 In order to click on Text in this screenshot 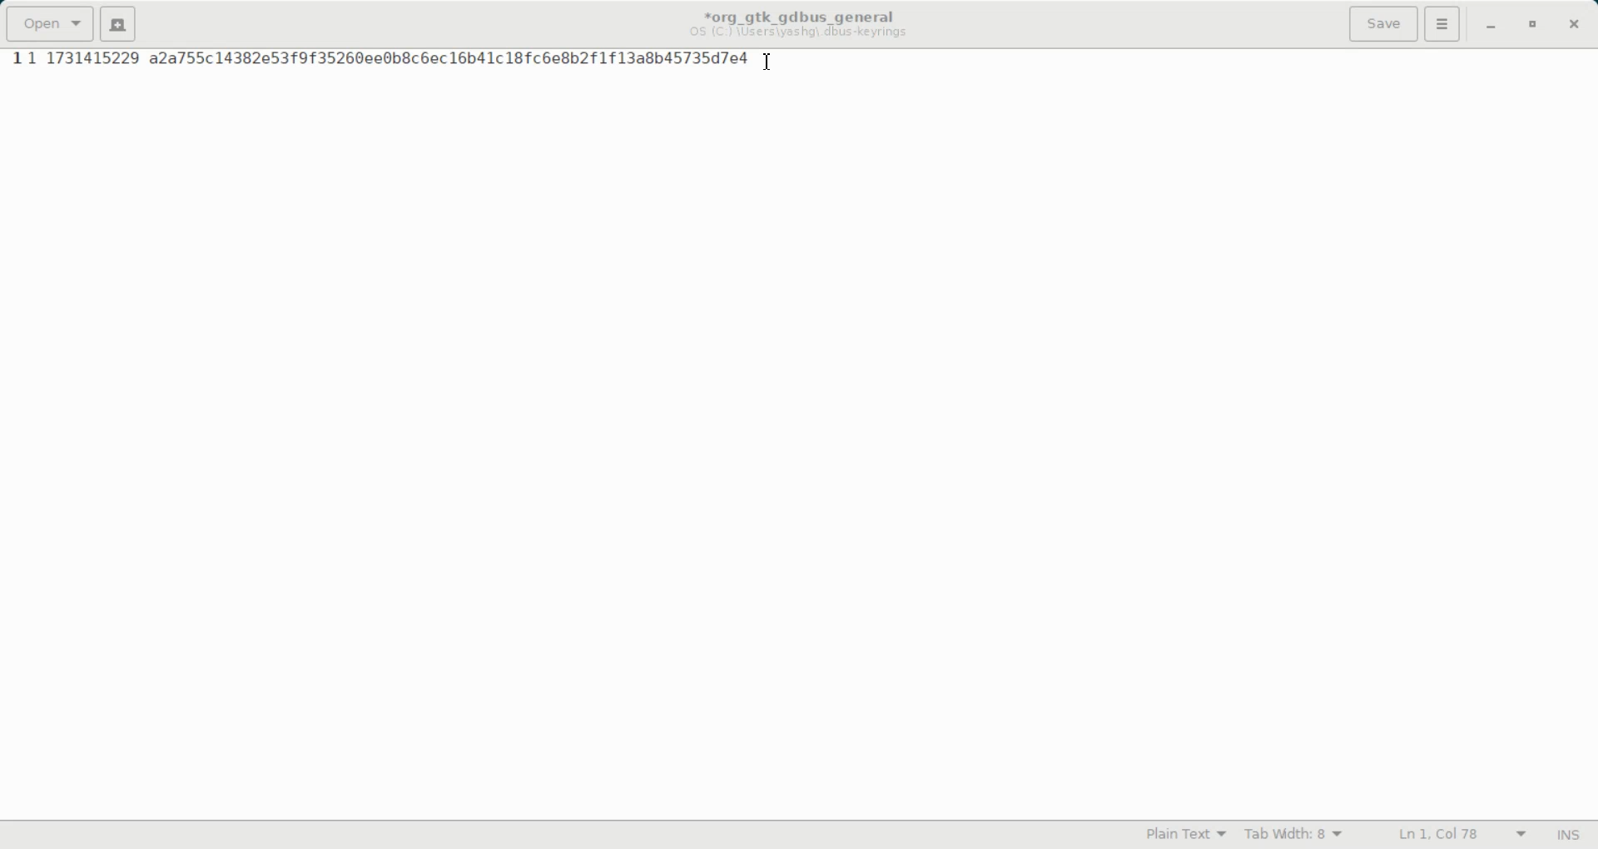, I will do `click(390, 59)`.